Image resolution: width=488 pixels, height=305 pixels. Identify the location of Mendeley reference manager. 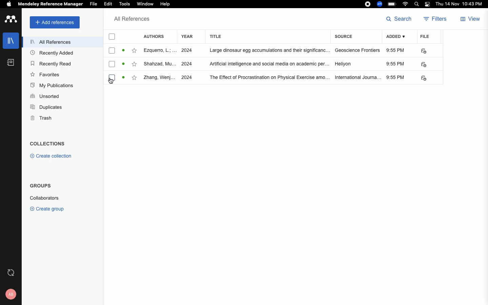
(49, 4).